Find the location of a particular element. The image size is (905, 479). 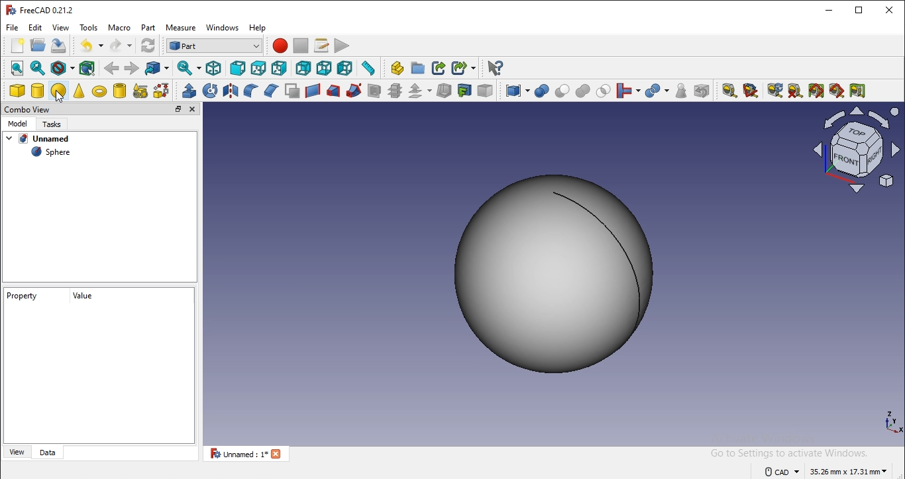

mirroring is located at coordinates (229, 89).